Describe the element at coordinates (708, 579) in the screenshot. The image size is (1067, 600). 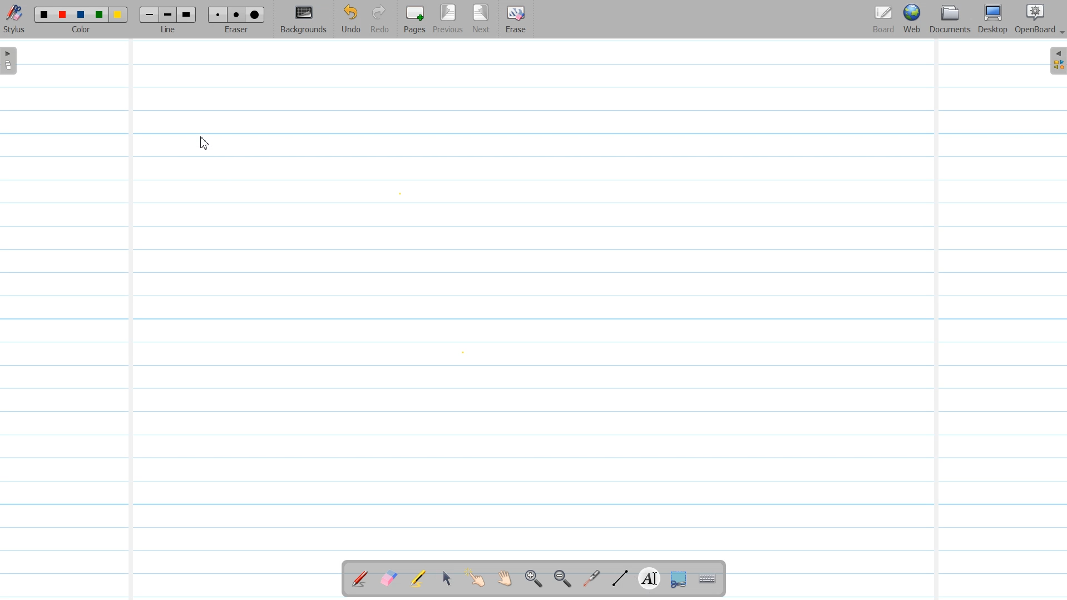
I see `Display virtual Keyboard` at that location.